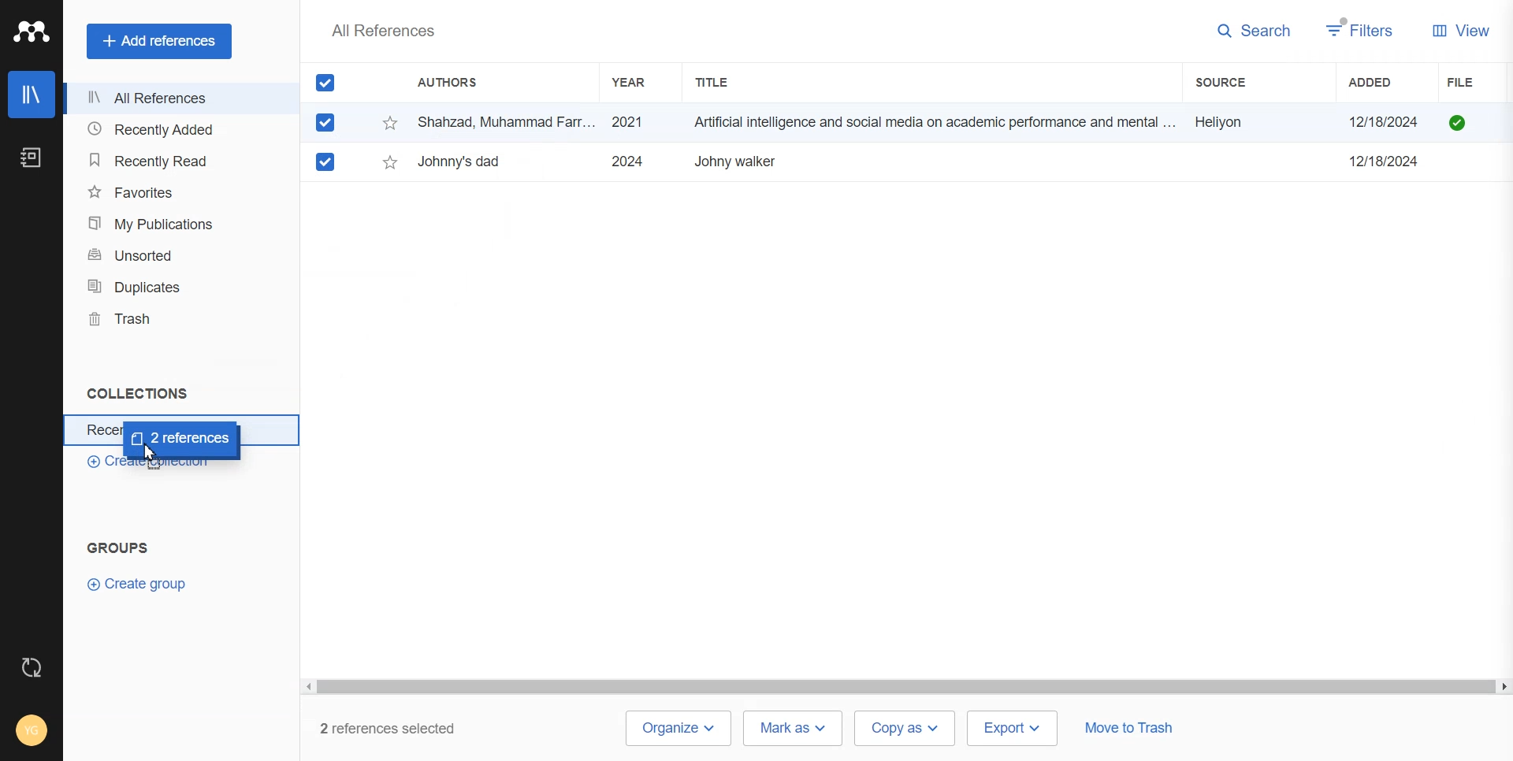  Describe the element at coordinates (924, 123) in the screenshot. I see `Shahzad, Muhammad Farr... 2021 Artificial intelligence and social media on academic performance and mental ...  Heliyon 12/18/2024` at that location.